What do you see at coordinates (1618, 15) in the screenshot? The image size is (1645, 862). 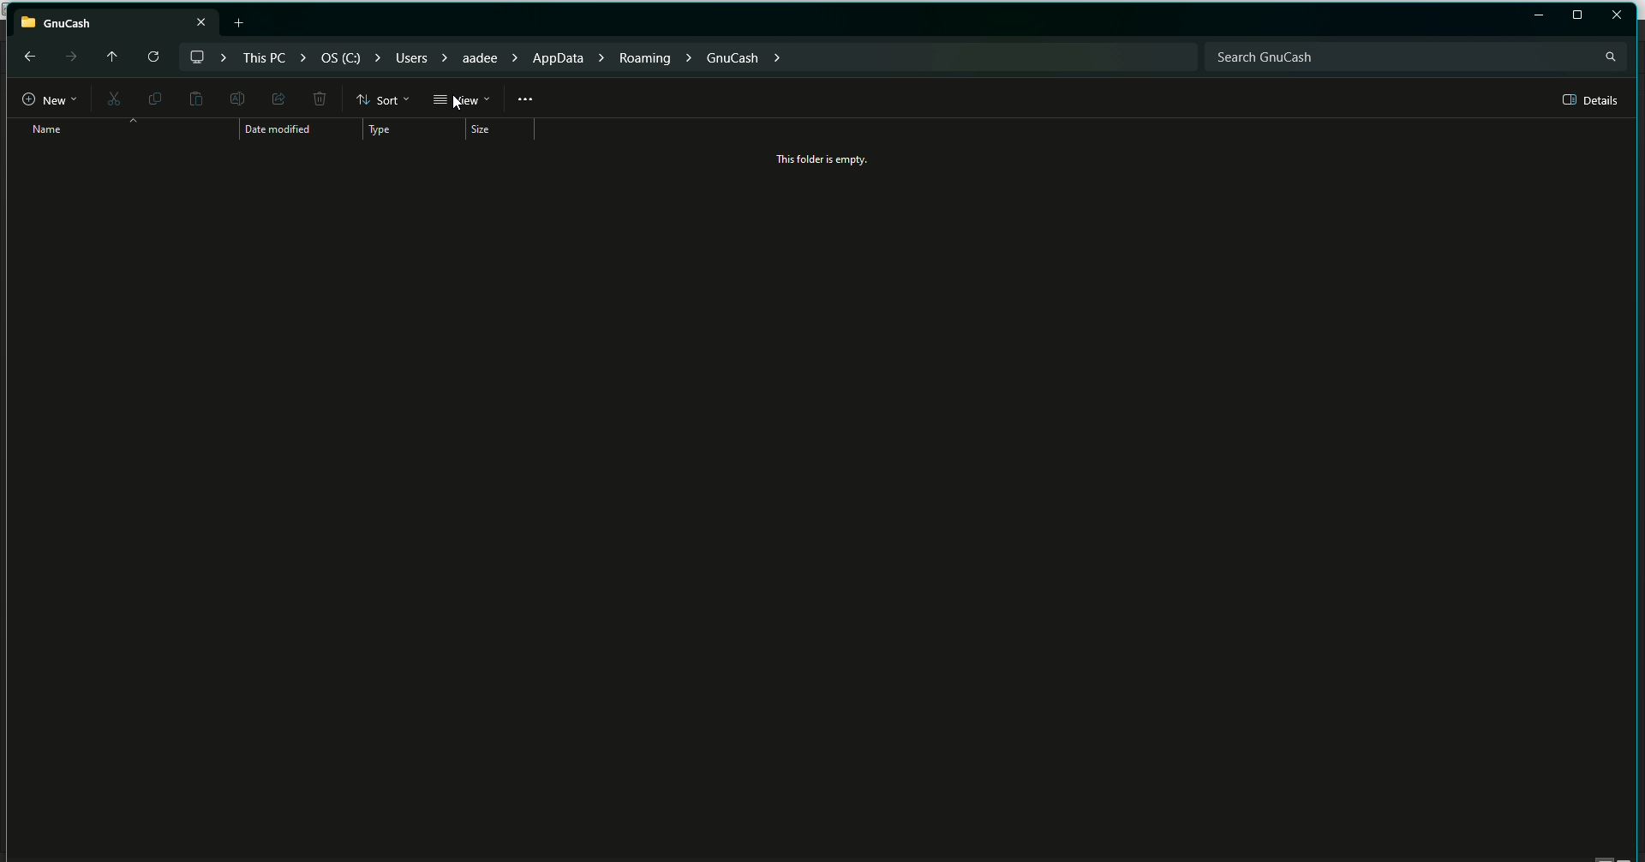 I see `Close` at bounding box center [1618, 15].